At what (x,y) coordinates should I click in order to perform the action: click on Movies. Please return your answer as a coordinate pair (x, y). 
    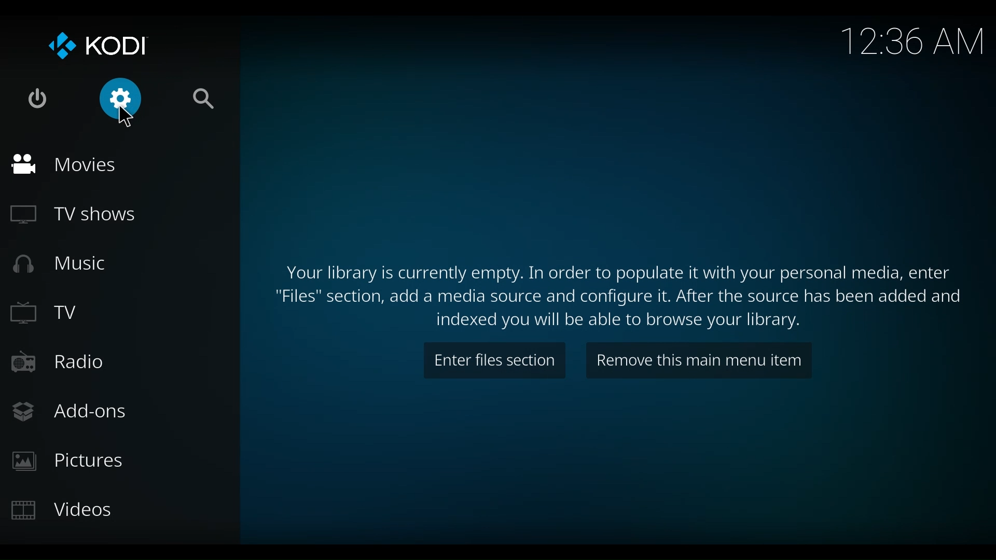
    Looking at the image, I should click on (66, 166).